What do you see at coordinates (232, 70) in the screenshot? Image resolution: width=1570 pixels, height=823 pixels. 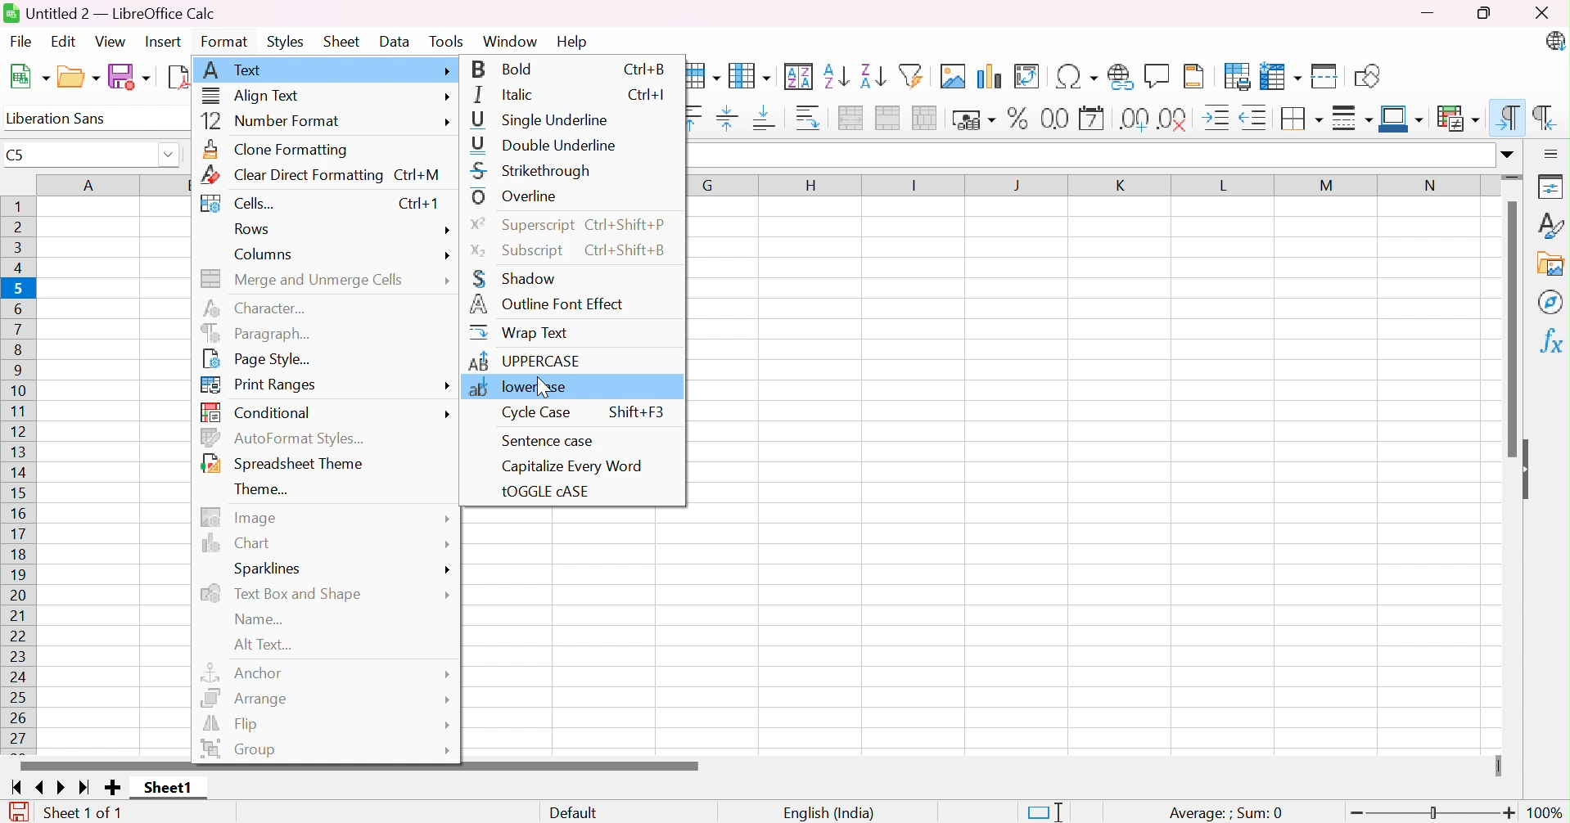 I see `Text` at bounding box center [232, 70].